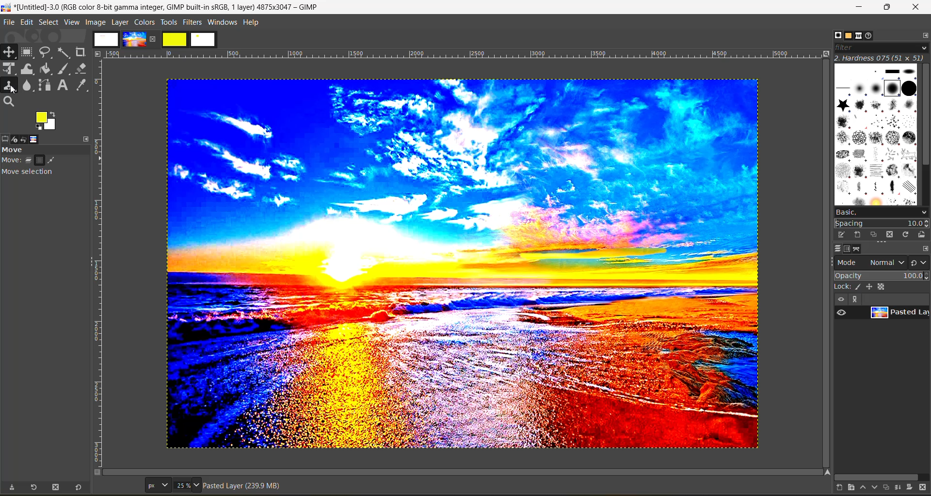 The image size is (931, 496). Describe the element at coordinates (157, 485) in the screenshot. I see `px` at that location.